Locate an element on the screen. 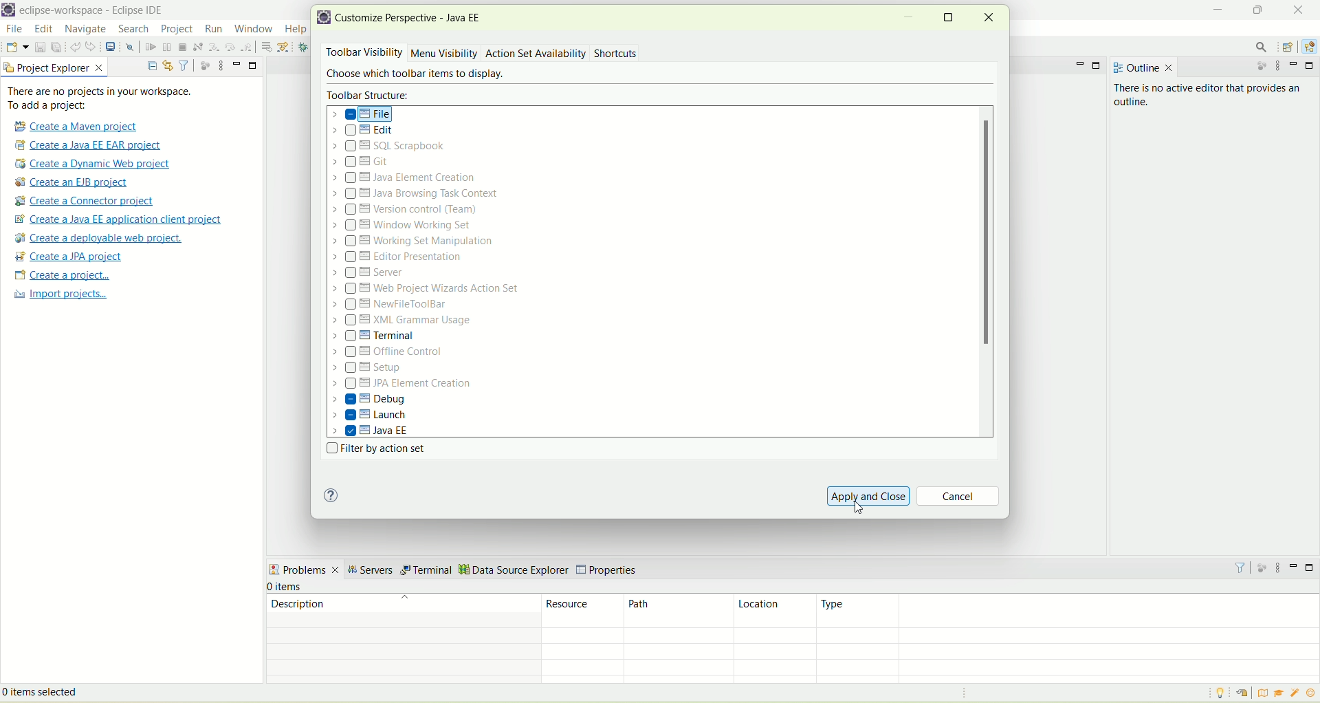 This screenshot has width=1320, height=703. create a project is located at coordinates (60, 275).